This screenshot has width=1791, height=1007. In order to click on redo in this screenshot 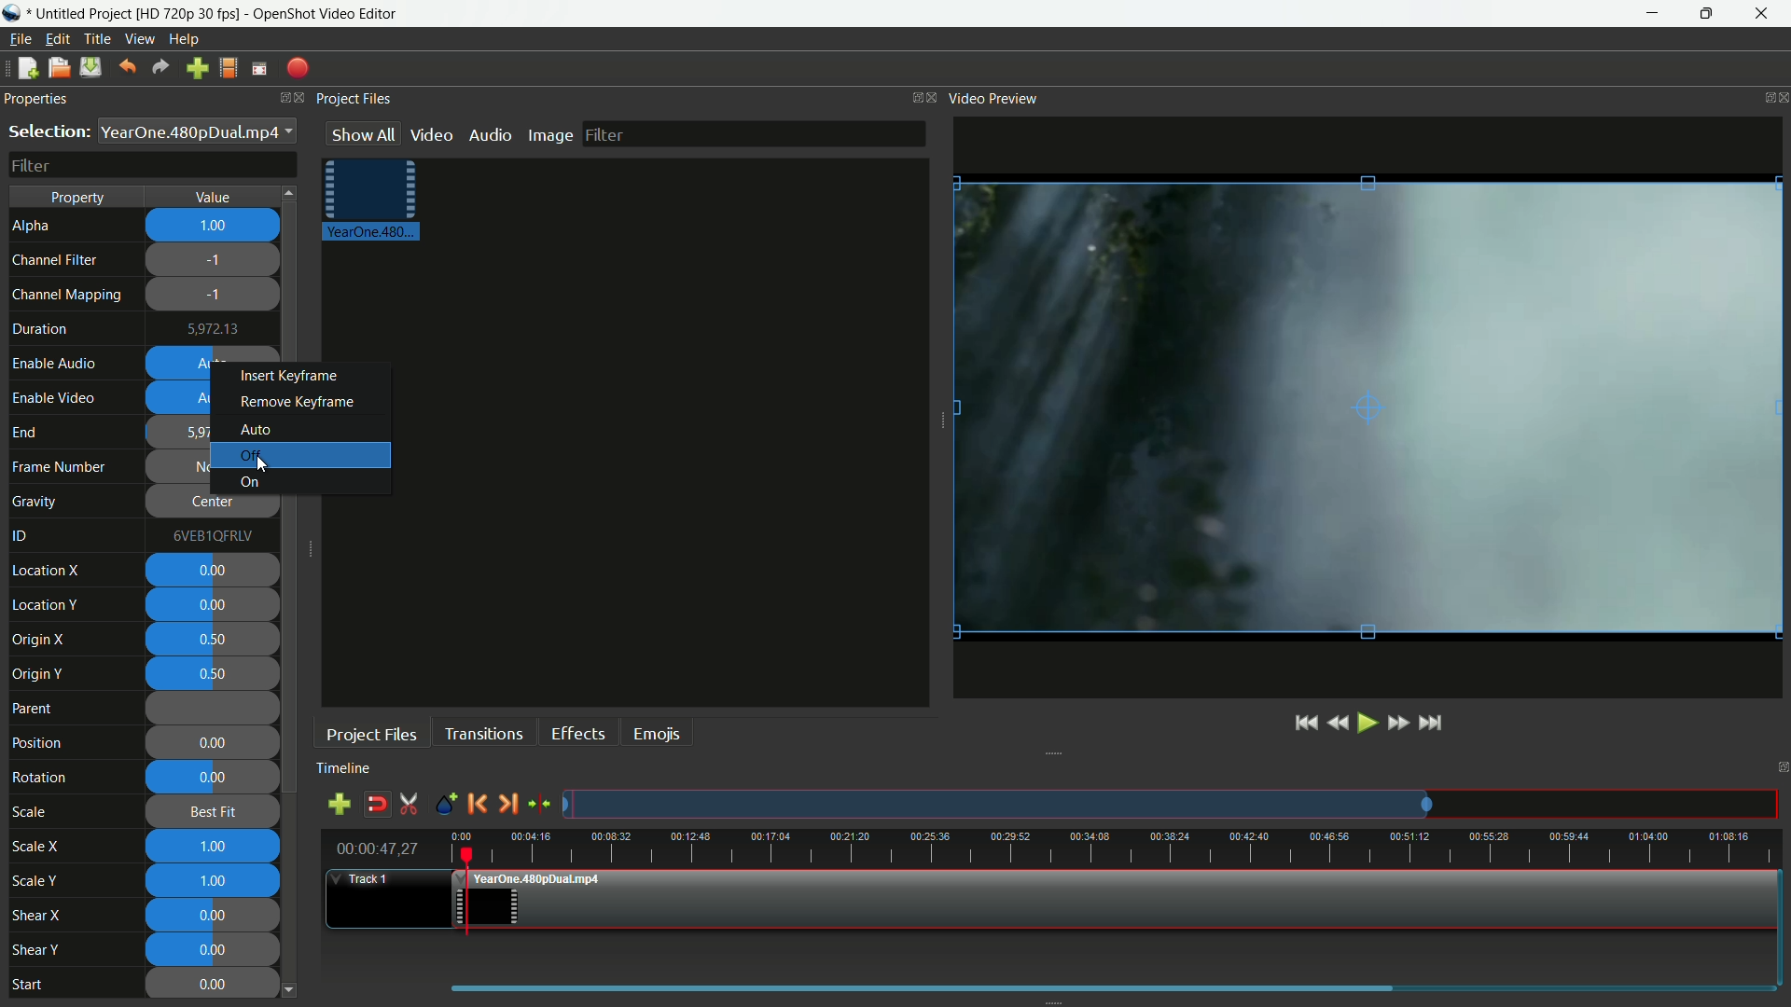, I will do `click(160, 68)`.